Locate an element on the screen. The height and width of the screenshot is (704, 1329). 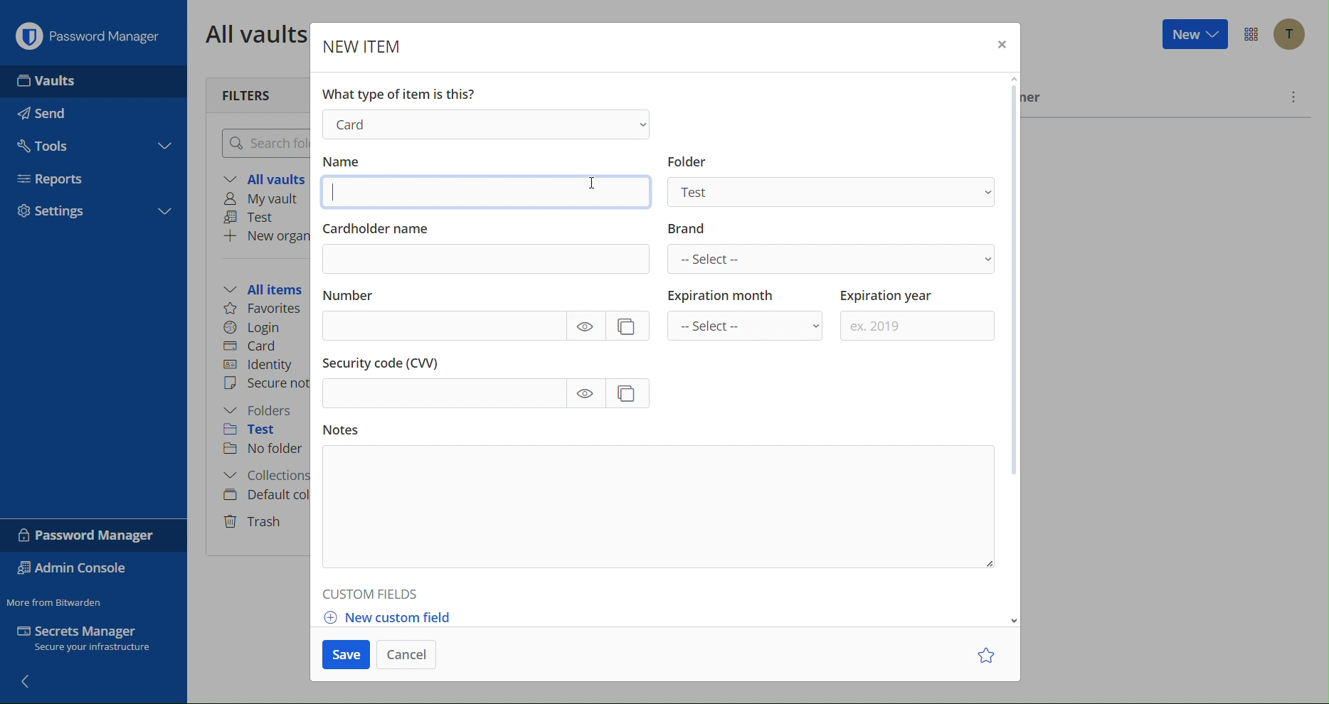
Test is located at coordinates (254, 430).